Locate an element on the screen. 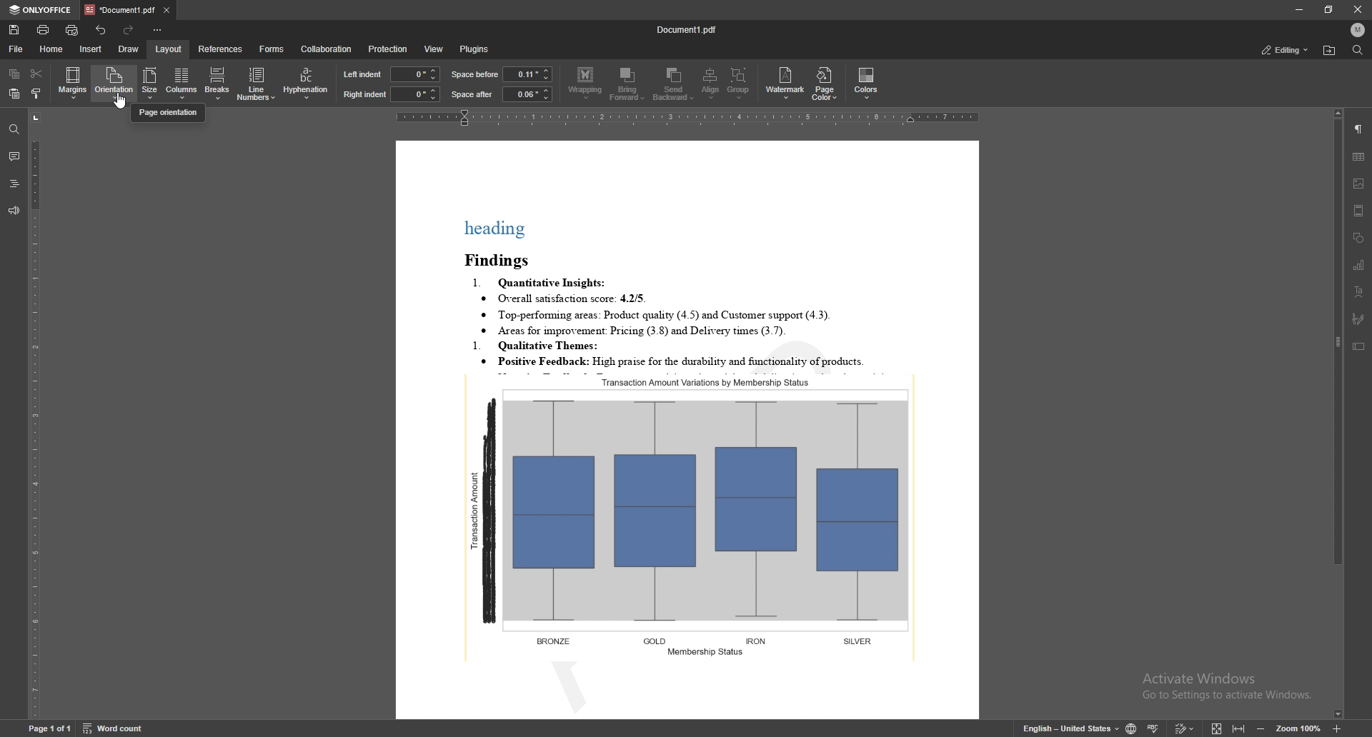 Image resolution: width=1372 pixels, height=737 pixels. input right indent is located at coordinates (415, 94).